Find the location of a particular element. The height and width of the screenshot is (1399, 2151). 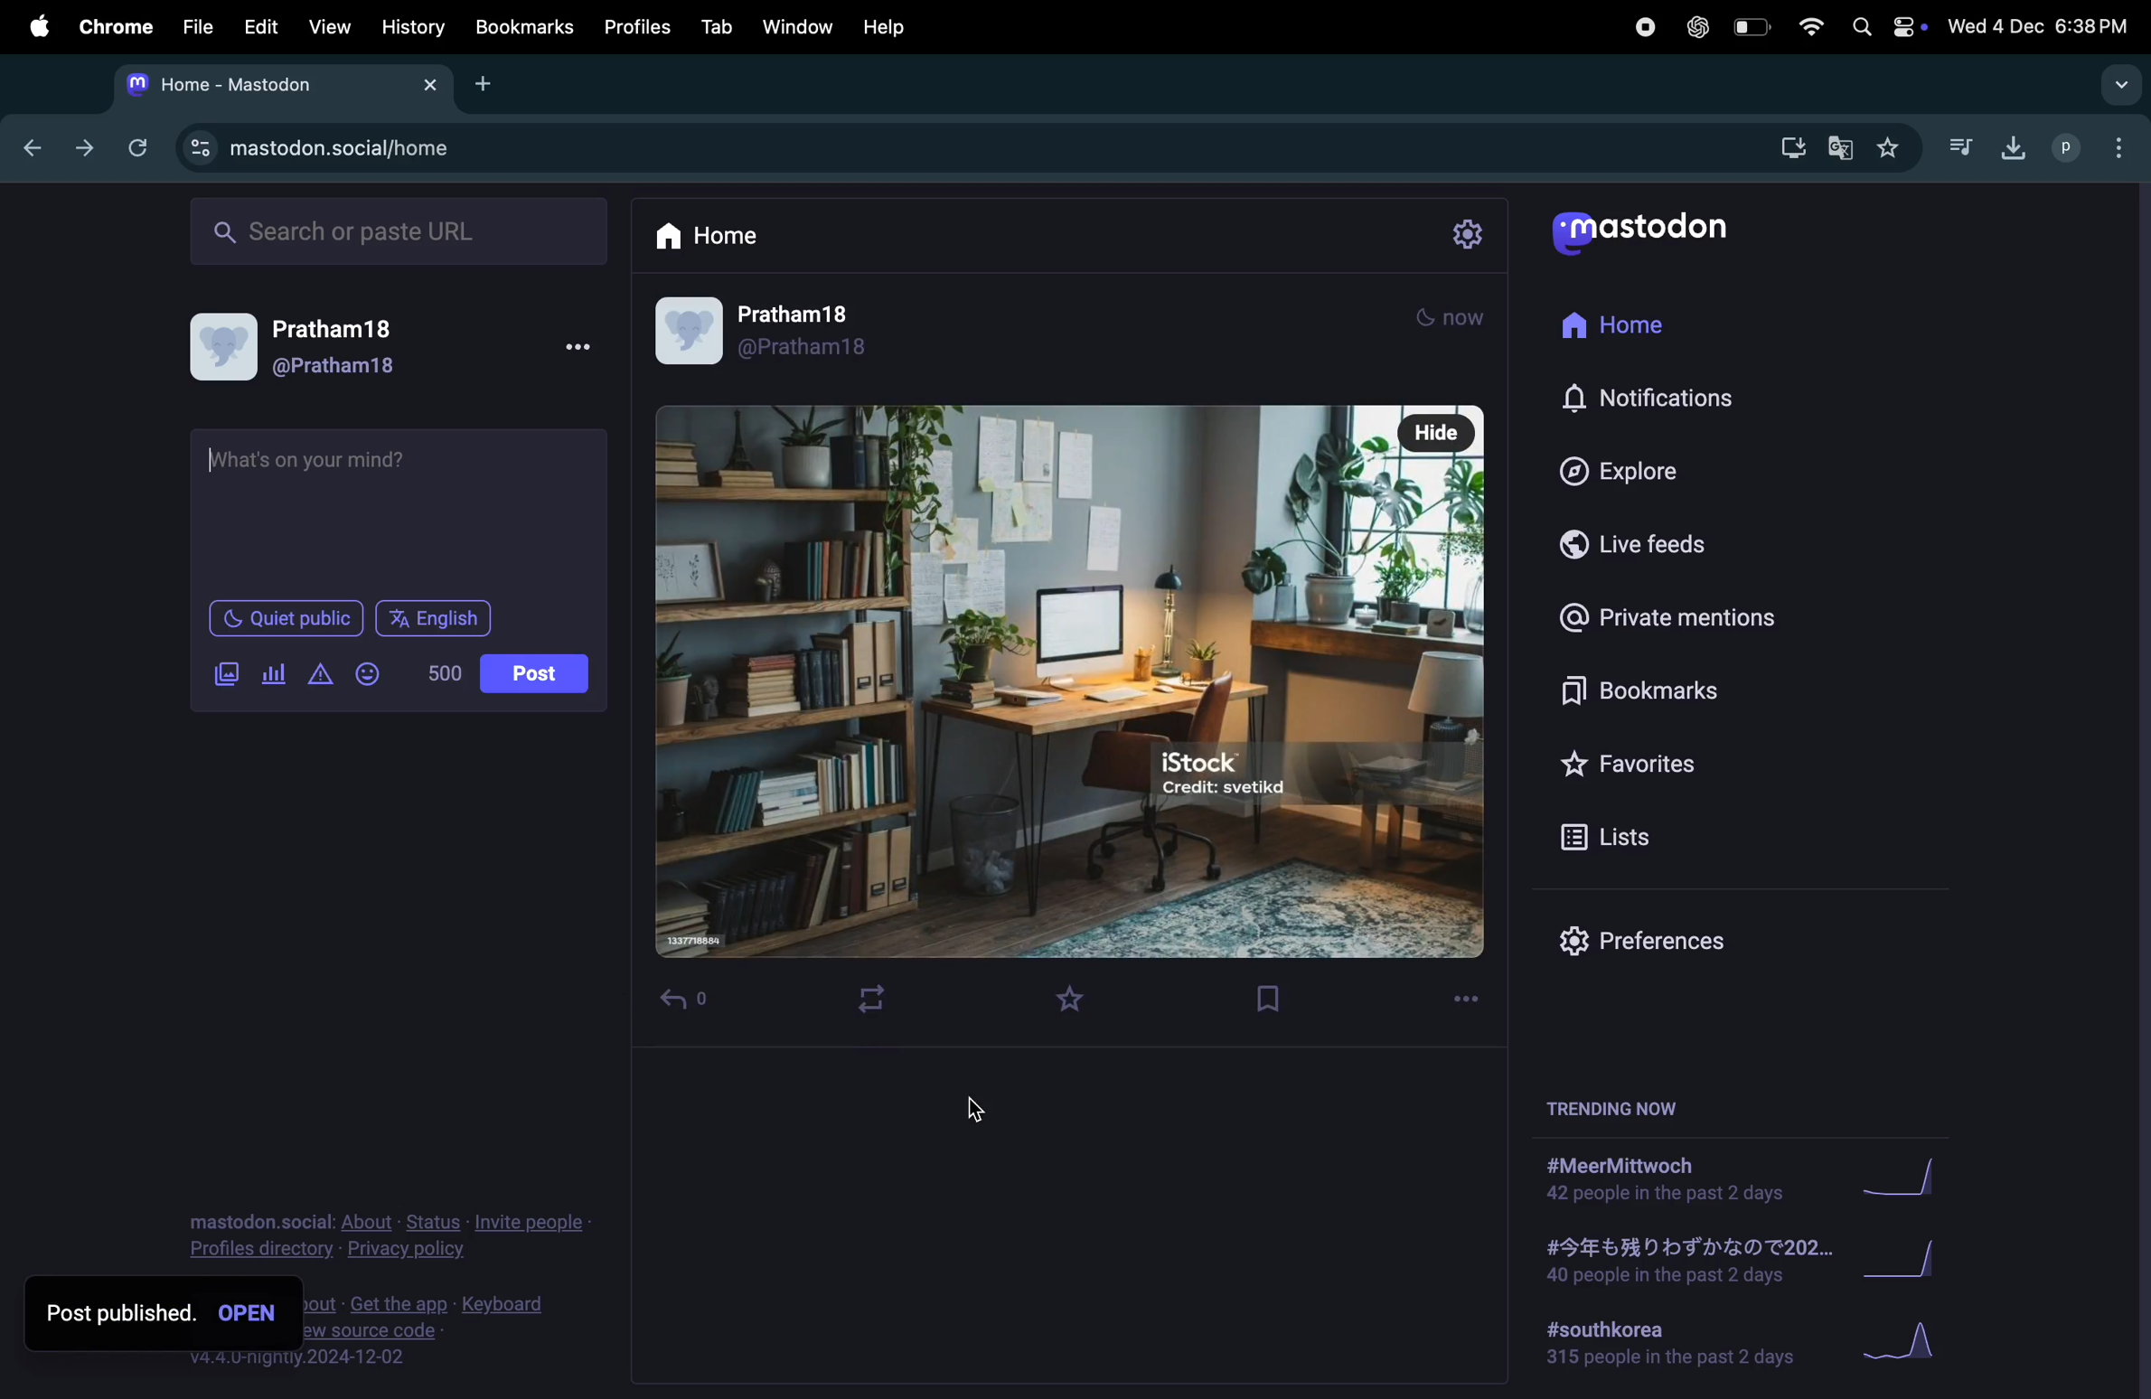

Favourites is located at coordinates (1646, 765).